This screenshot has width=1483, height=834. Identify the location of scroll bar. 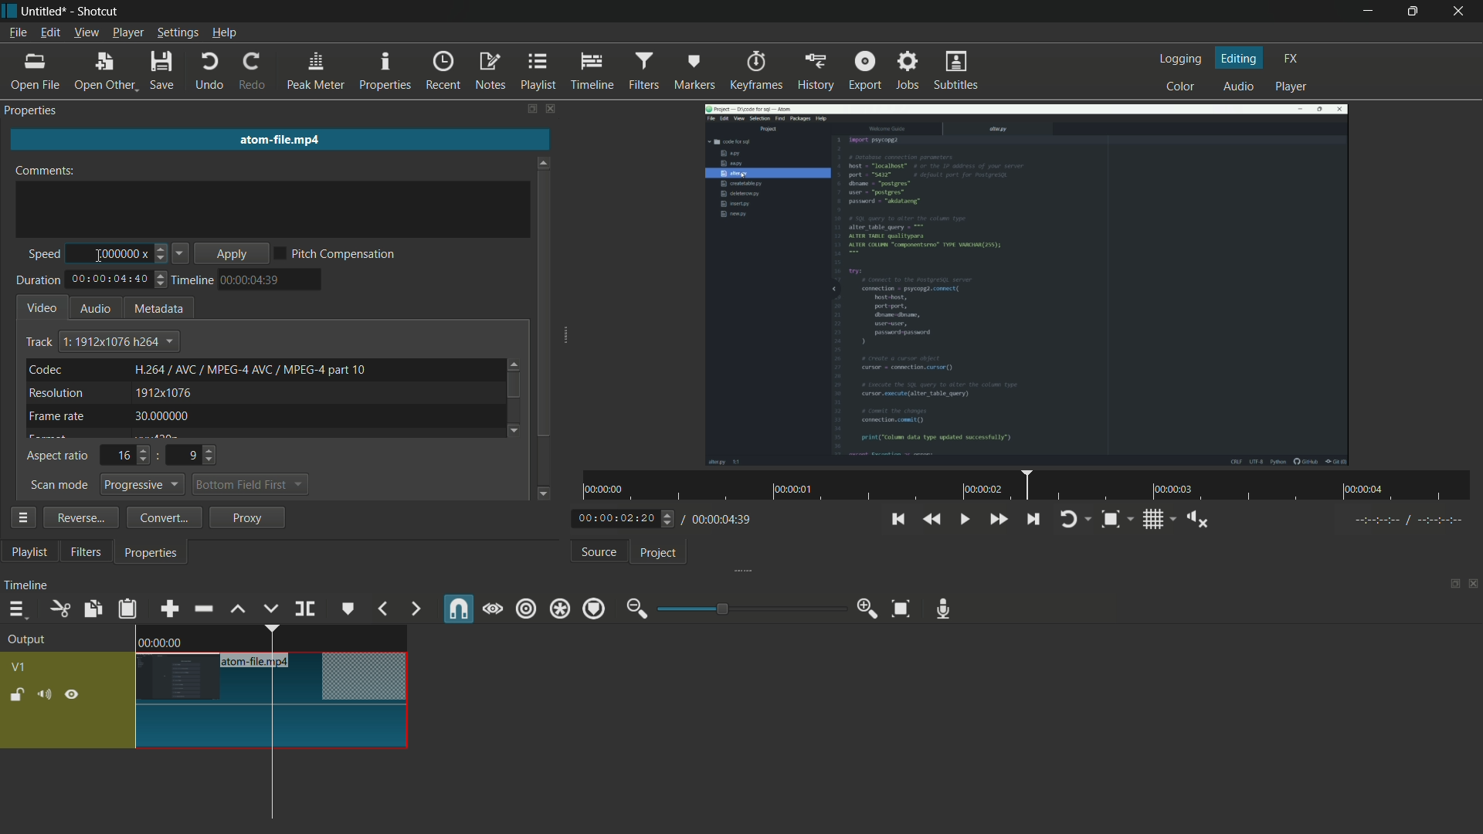
(514, 385).